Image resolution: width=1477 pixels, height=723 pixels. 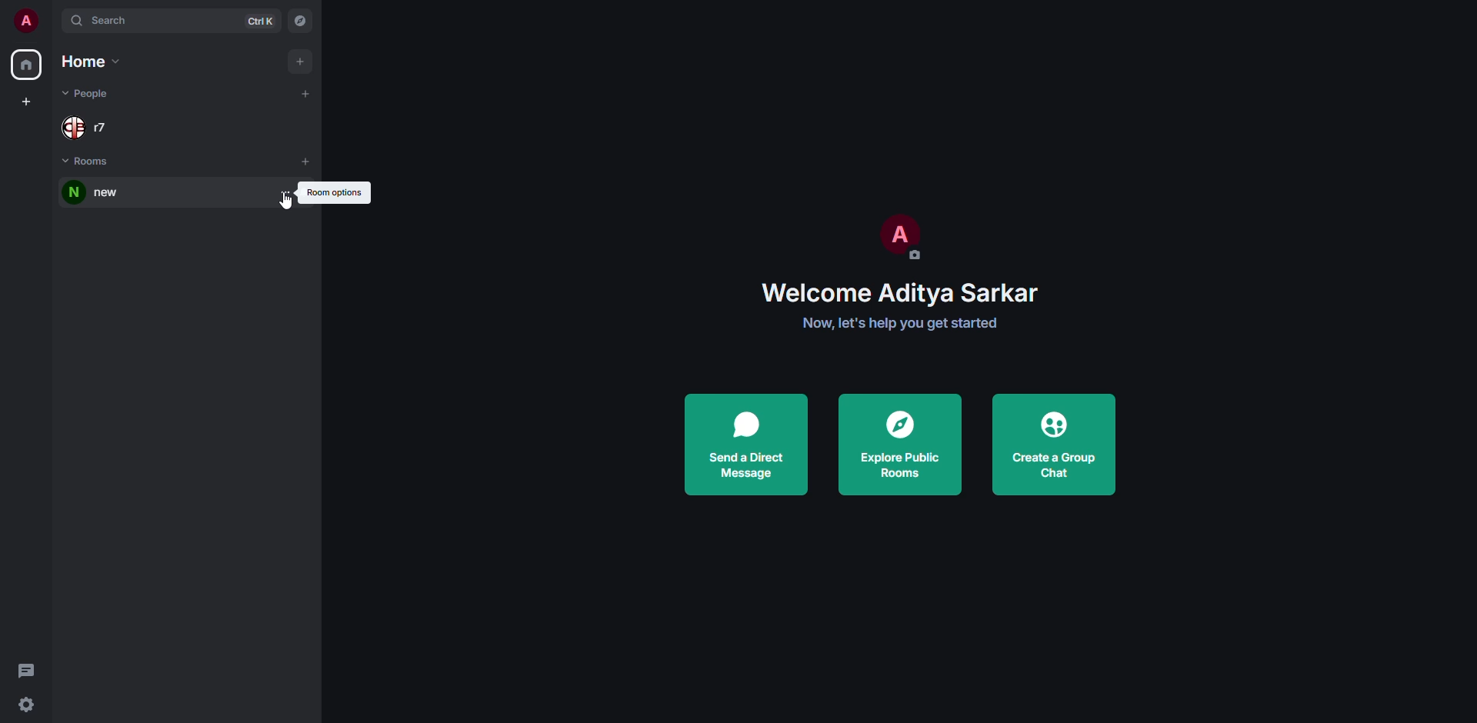 I want to click on add, so click(x=305, y=92).